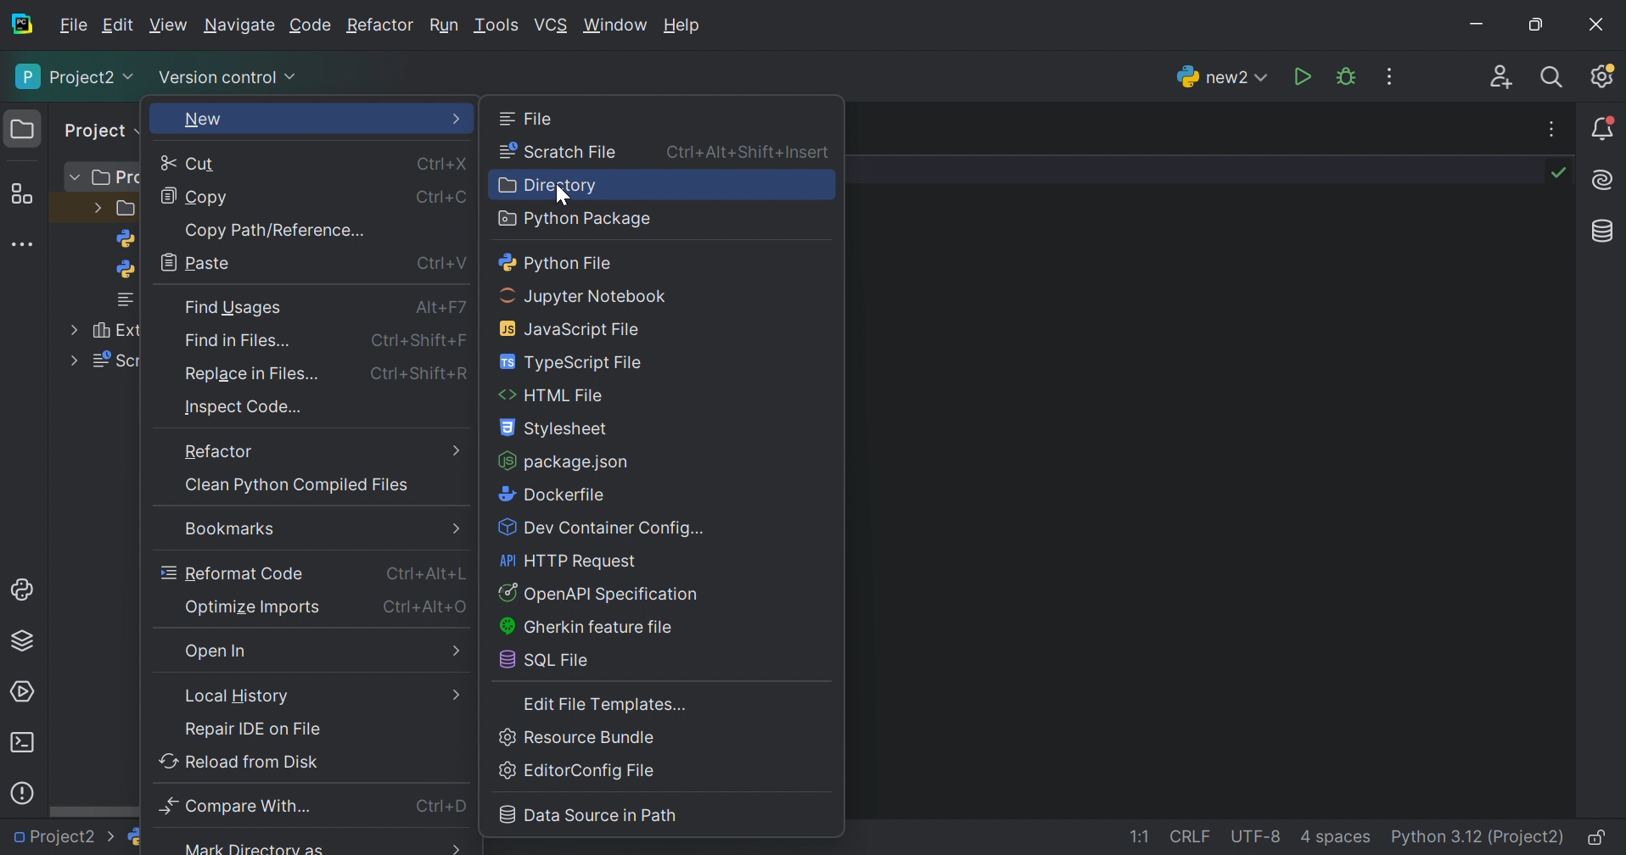  What do you see at coordinates (25, 644) in the screenshot?
I see `Python Packages` at bounding box center [25, 644].